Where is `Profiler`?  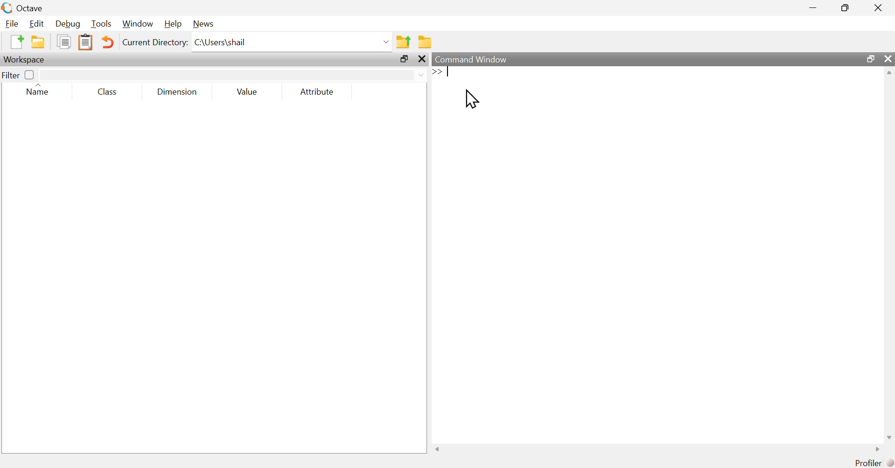
Profiler is located at coordinates (866, 463).